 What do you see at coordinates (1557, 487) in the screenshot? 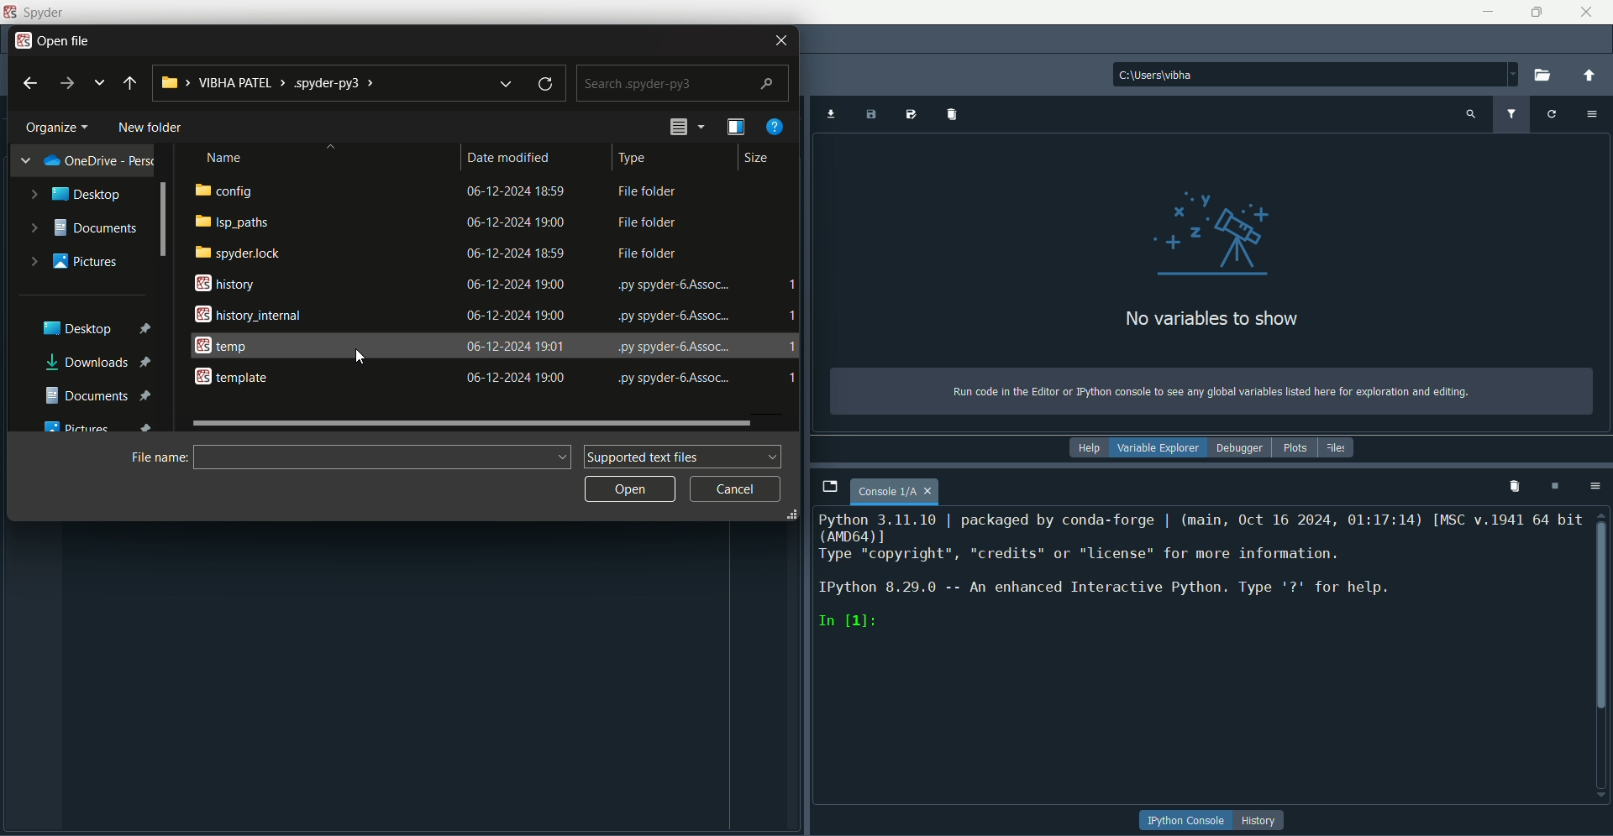
I see `interrupt kernel` at bounding box center [1557, 487].